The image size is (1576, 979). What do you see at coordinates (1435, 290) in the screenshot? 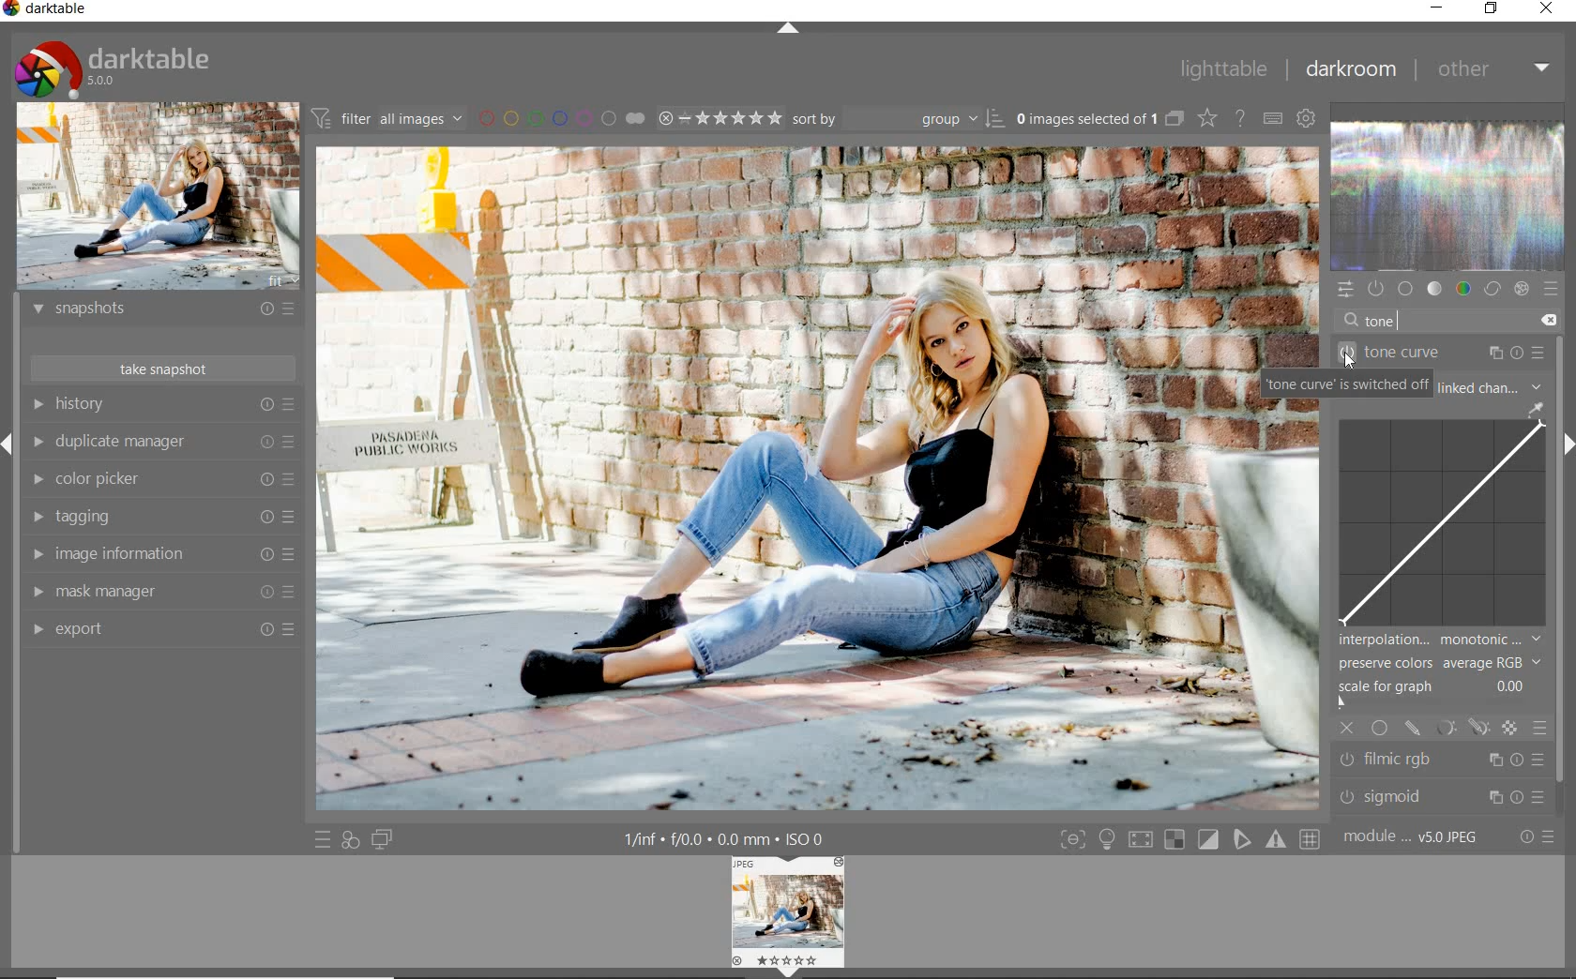
I see `tone` at bounding box center [1435, 290].